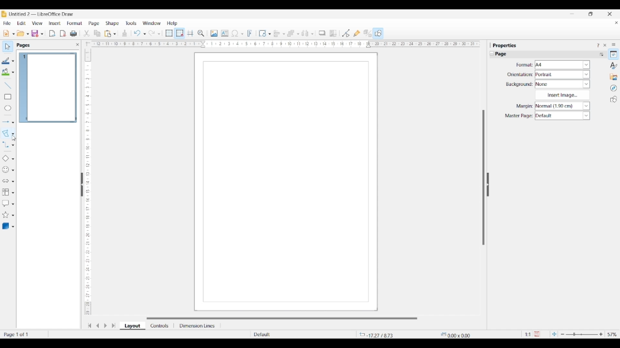 The height and width of the screenshot is (348, 620). I want to click on Dimension lines, so click(198, 326).